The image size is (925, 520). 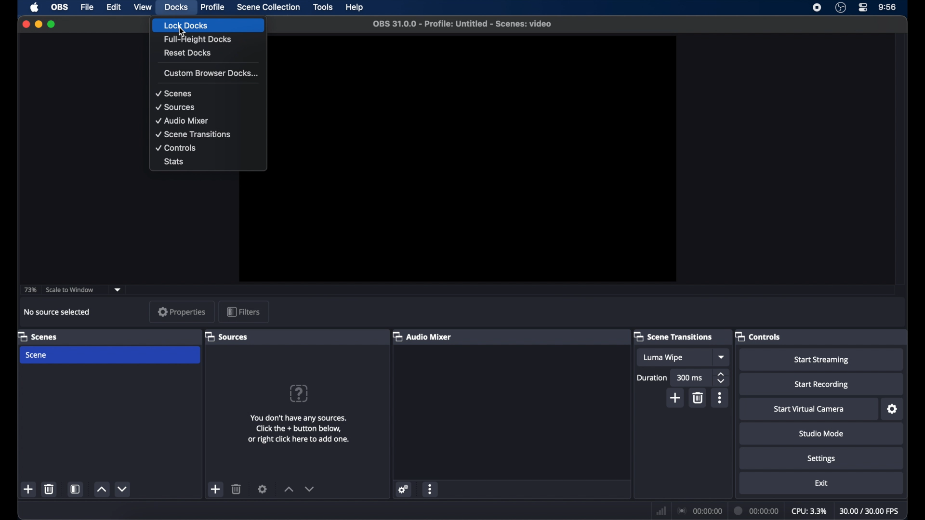 What do you see at coordinates (404, 490) in the screenshot?
I see `settings` at bounding box center [404, 490].